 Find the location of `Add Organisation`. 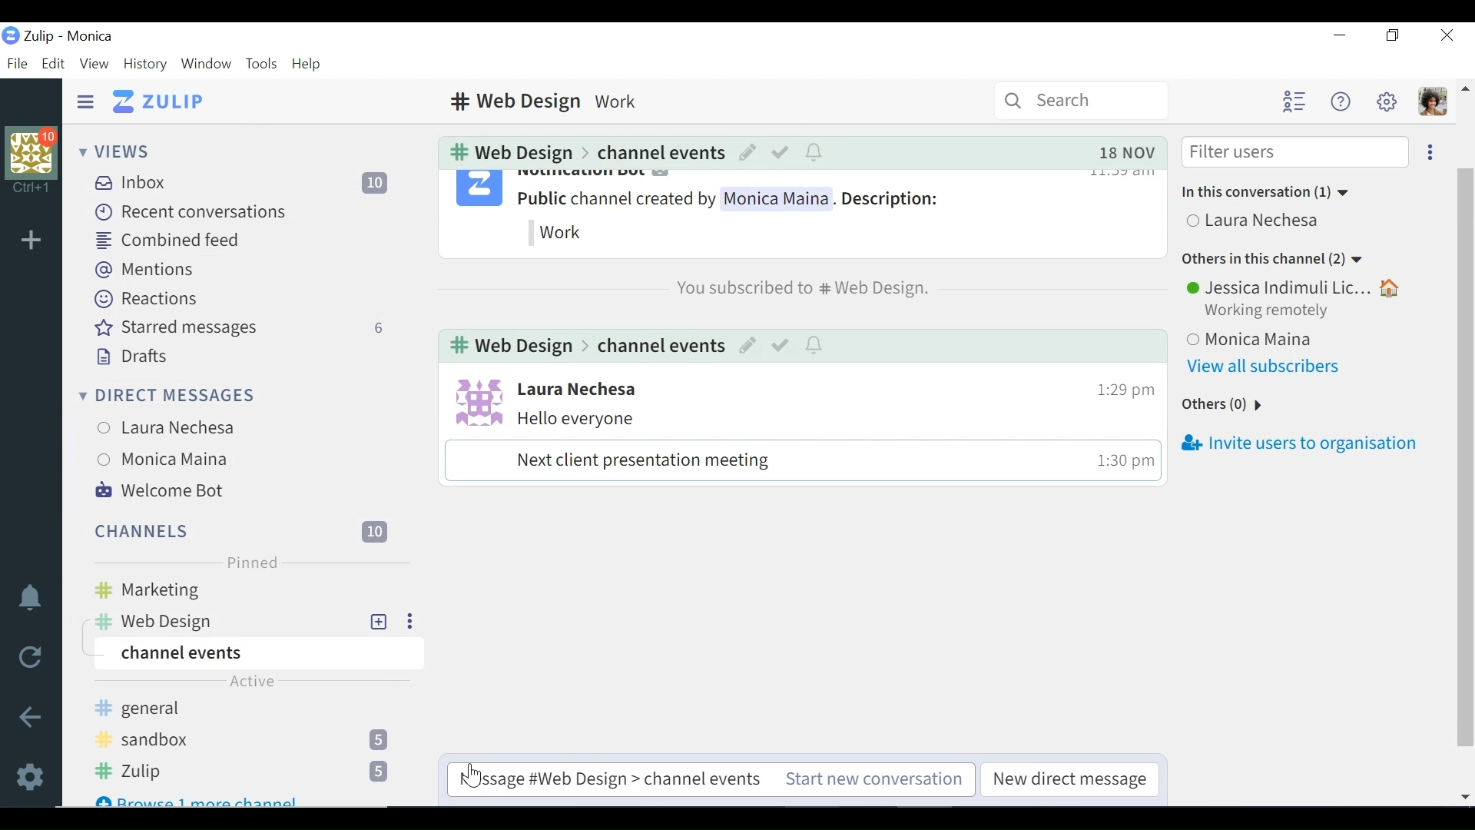

Add Organisation is located at coordinates (31, 239).